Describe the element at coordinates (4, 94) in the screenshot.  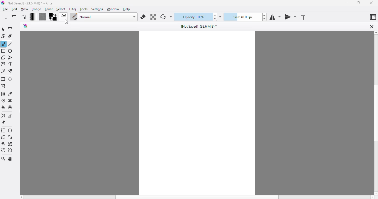
I see `draw a gradient` at that location.